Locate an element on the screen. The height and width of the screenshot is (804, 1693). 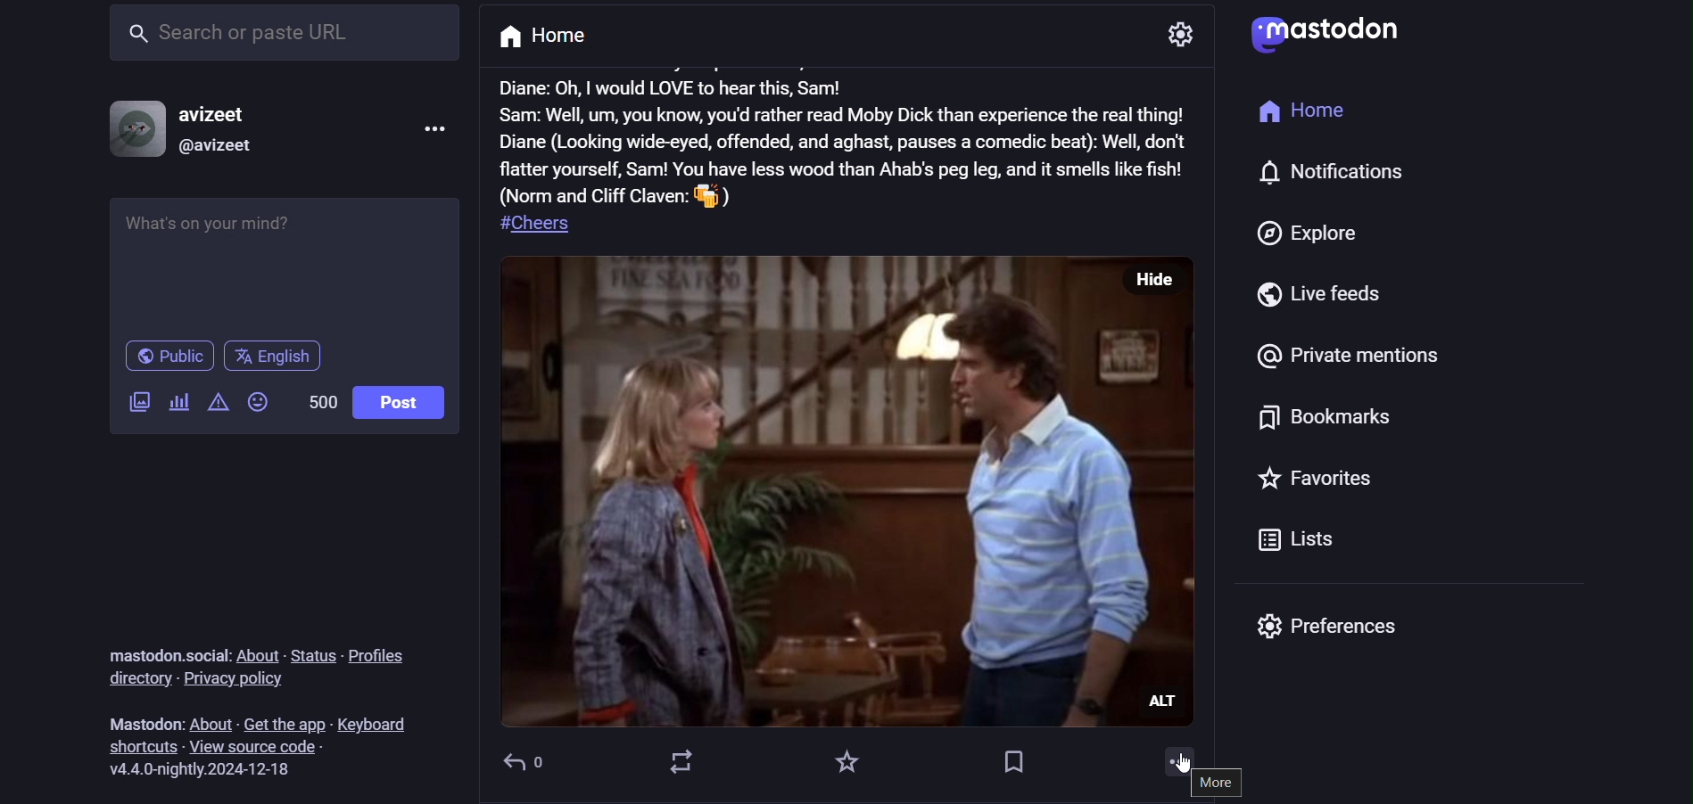
public is located at coordinates (167, 357).